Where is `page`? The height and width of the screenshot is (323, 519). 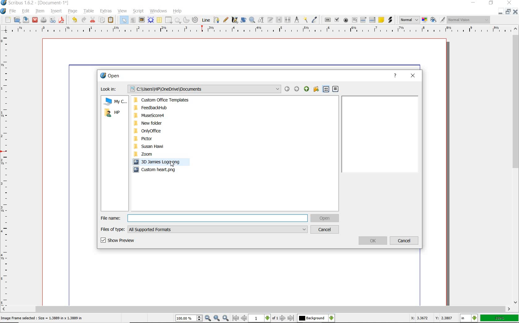
page is located at coordinates (73, 11).